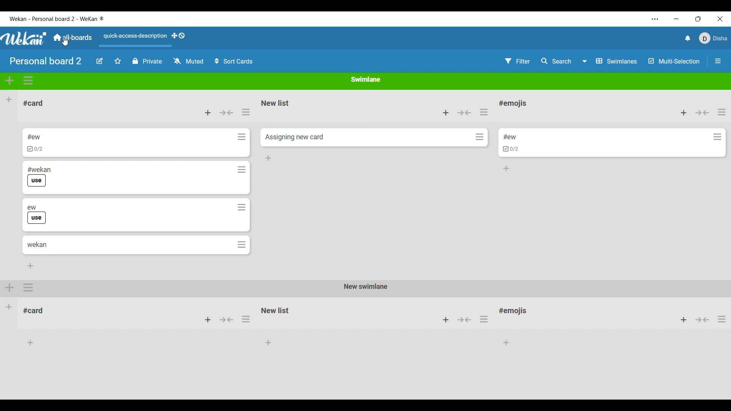 This screenshot has height=411, width=731. Describe the element at coordinates (446, 113) in the screenshot. I see `Add card to top of list` at that location.